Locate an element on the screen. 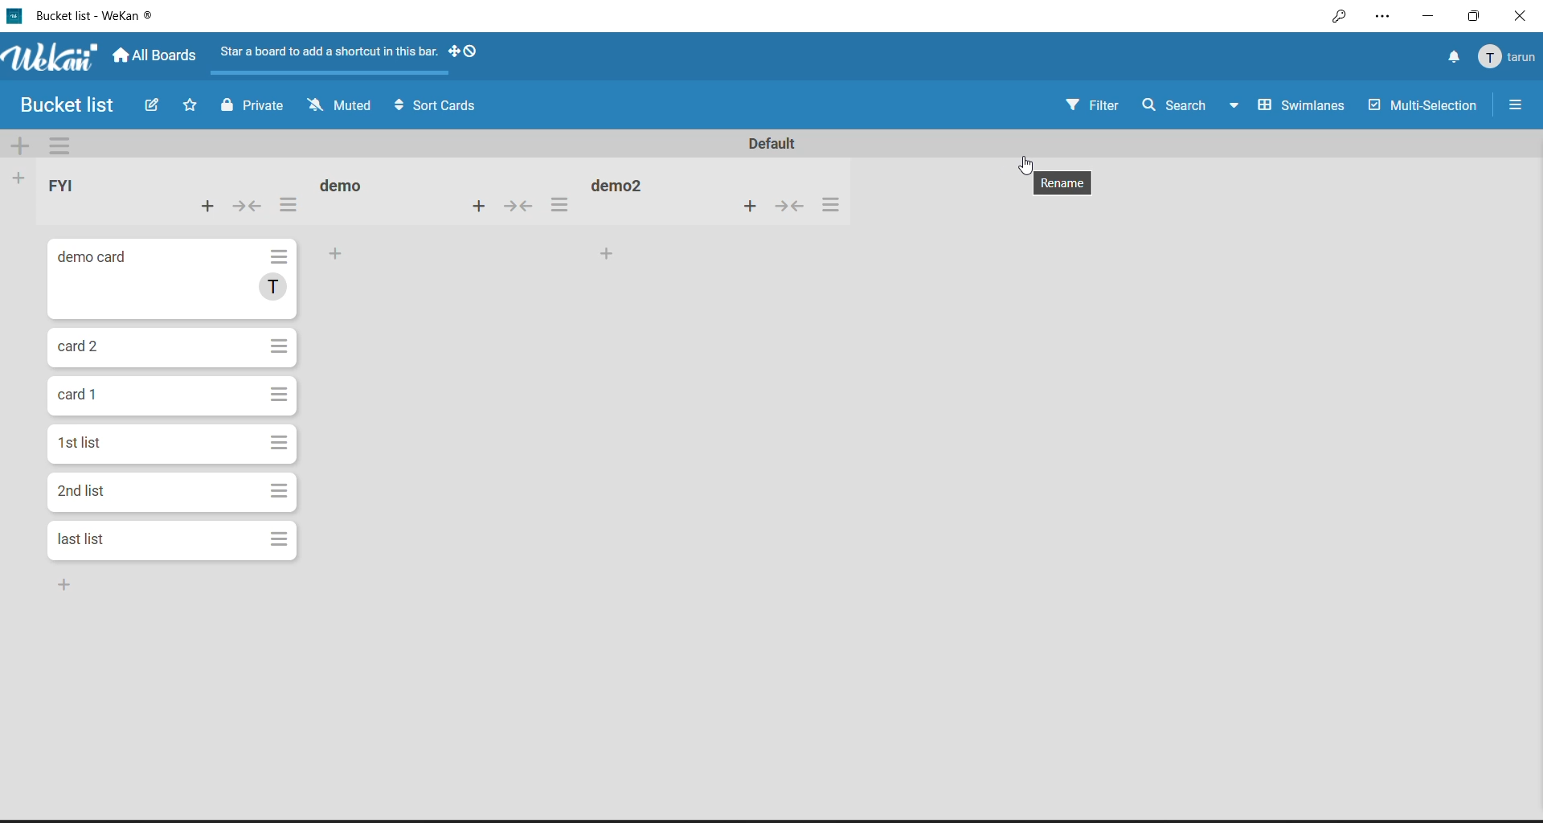 The width and height of the screenshot is (1543, 823). card actions is located at coordinates (279, 393).